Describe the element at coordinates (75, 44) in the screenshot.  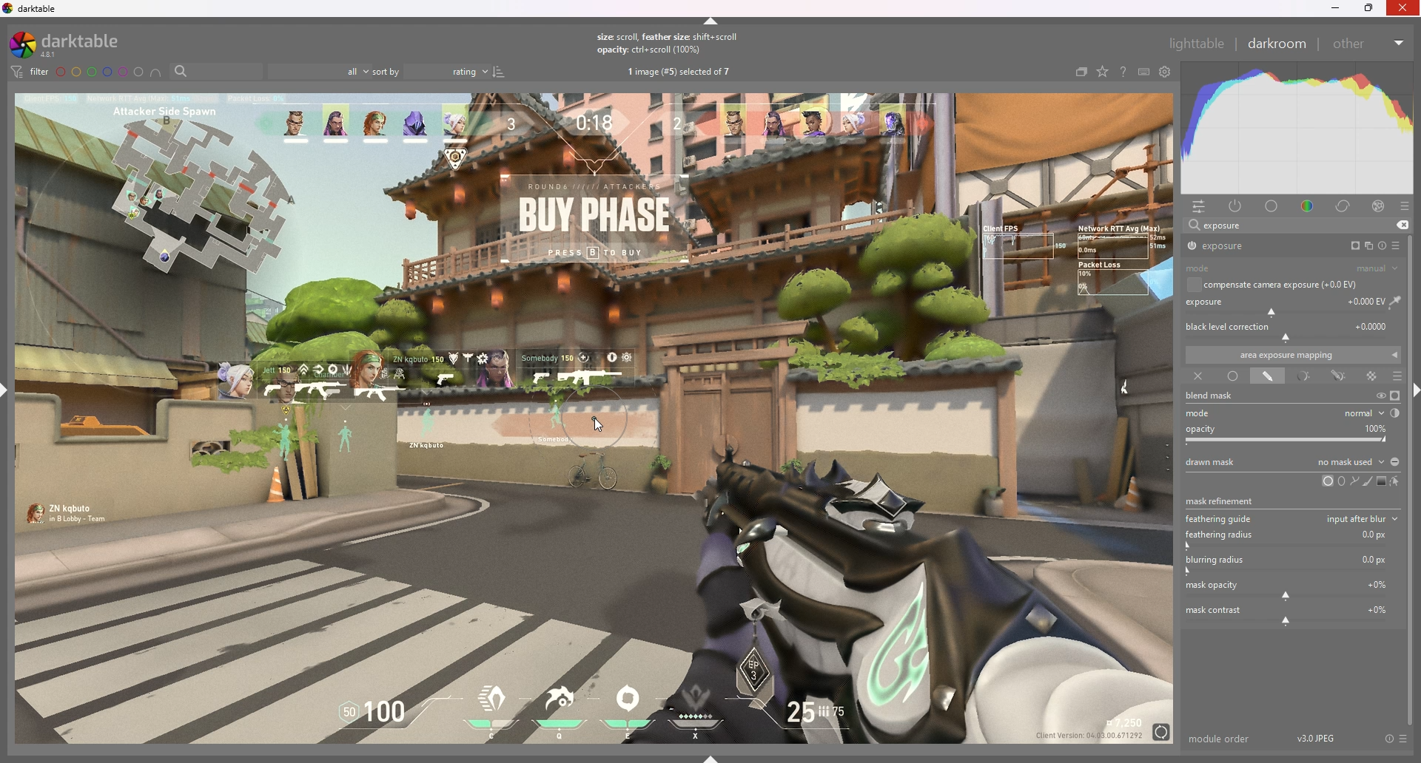
I see `darktable` at that location.